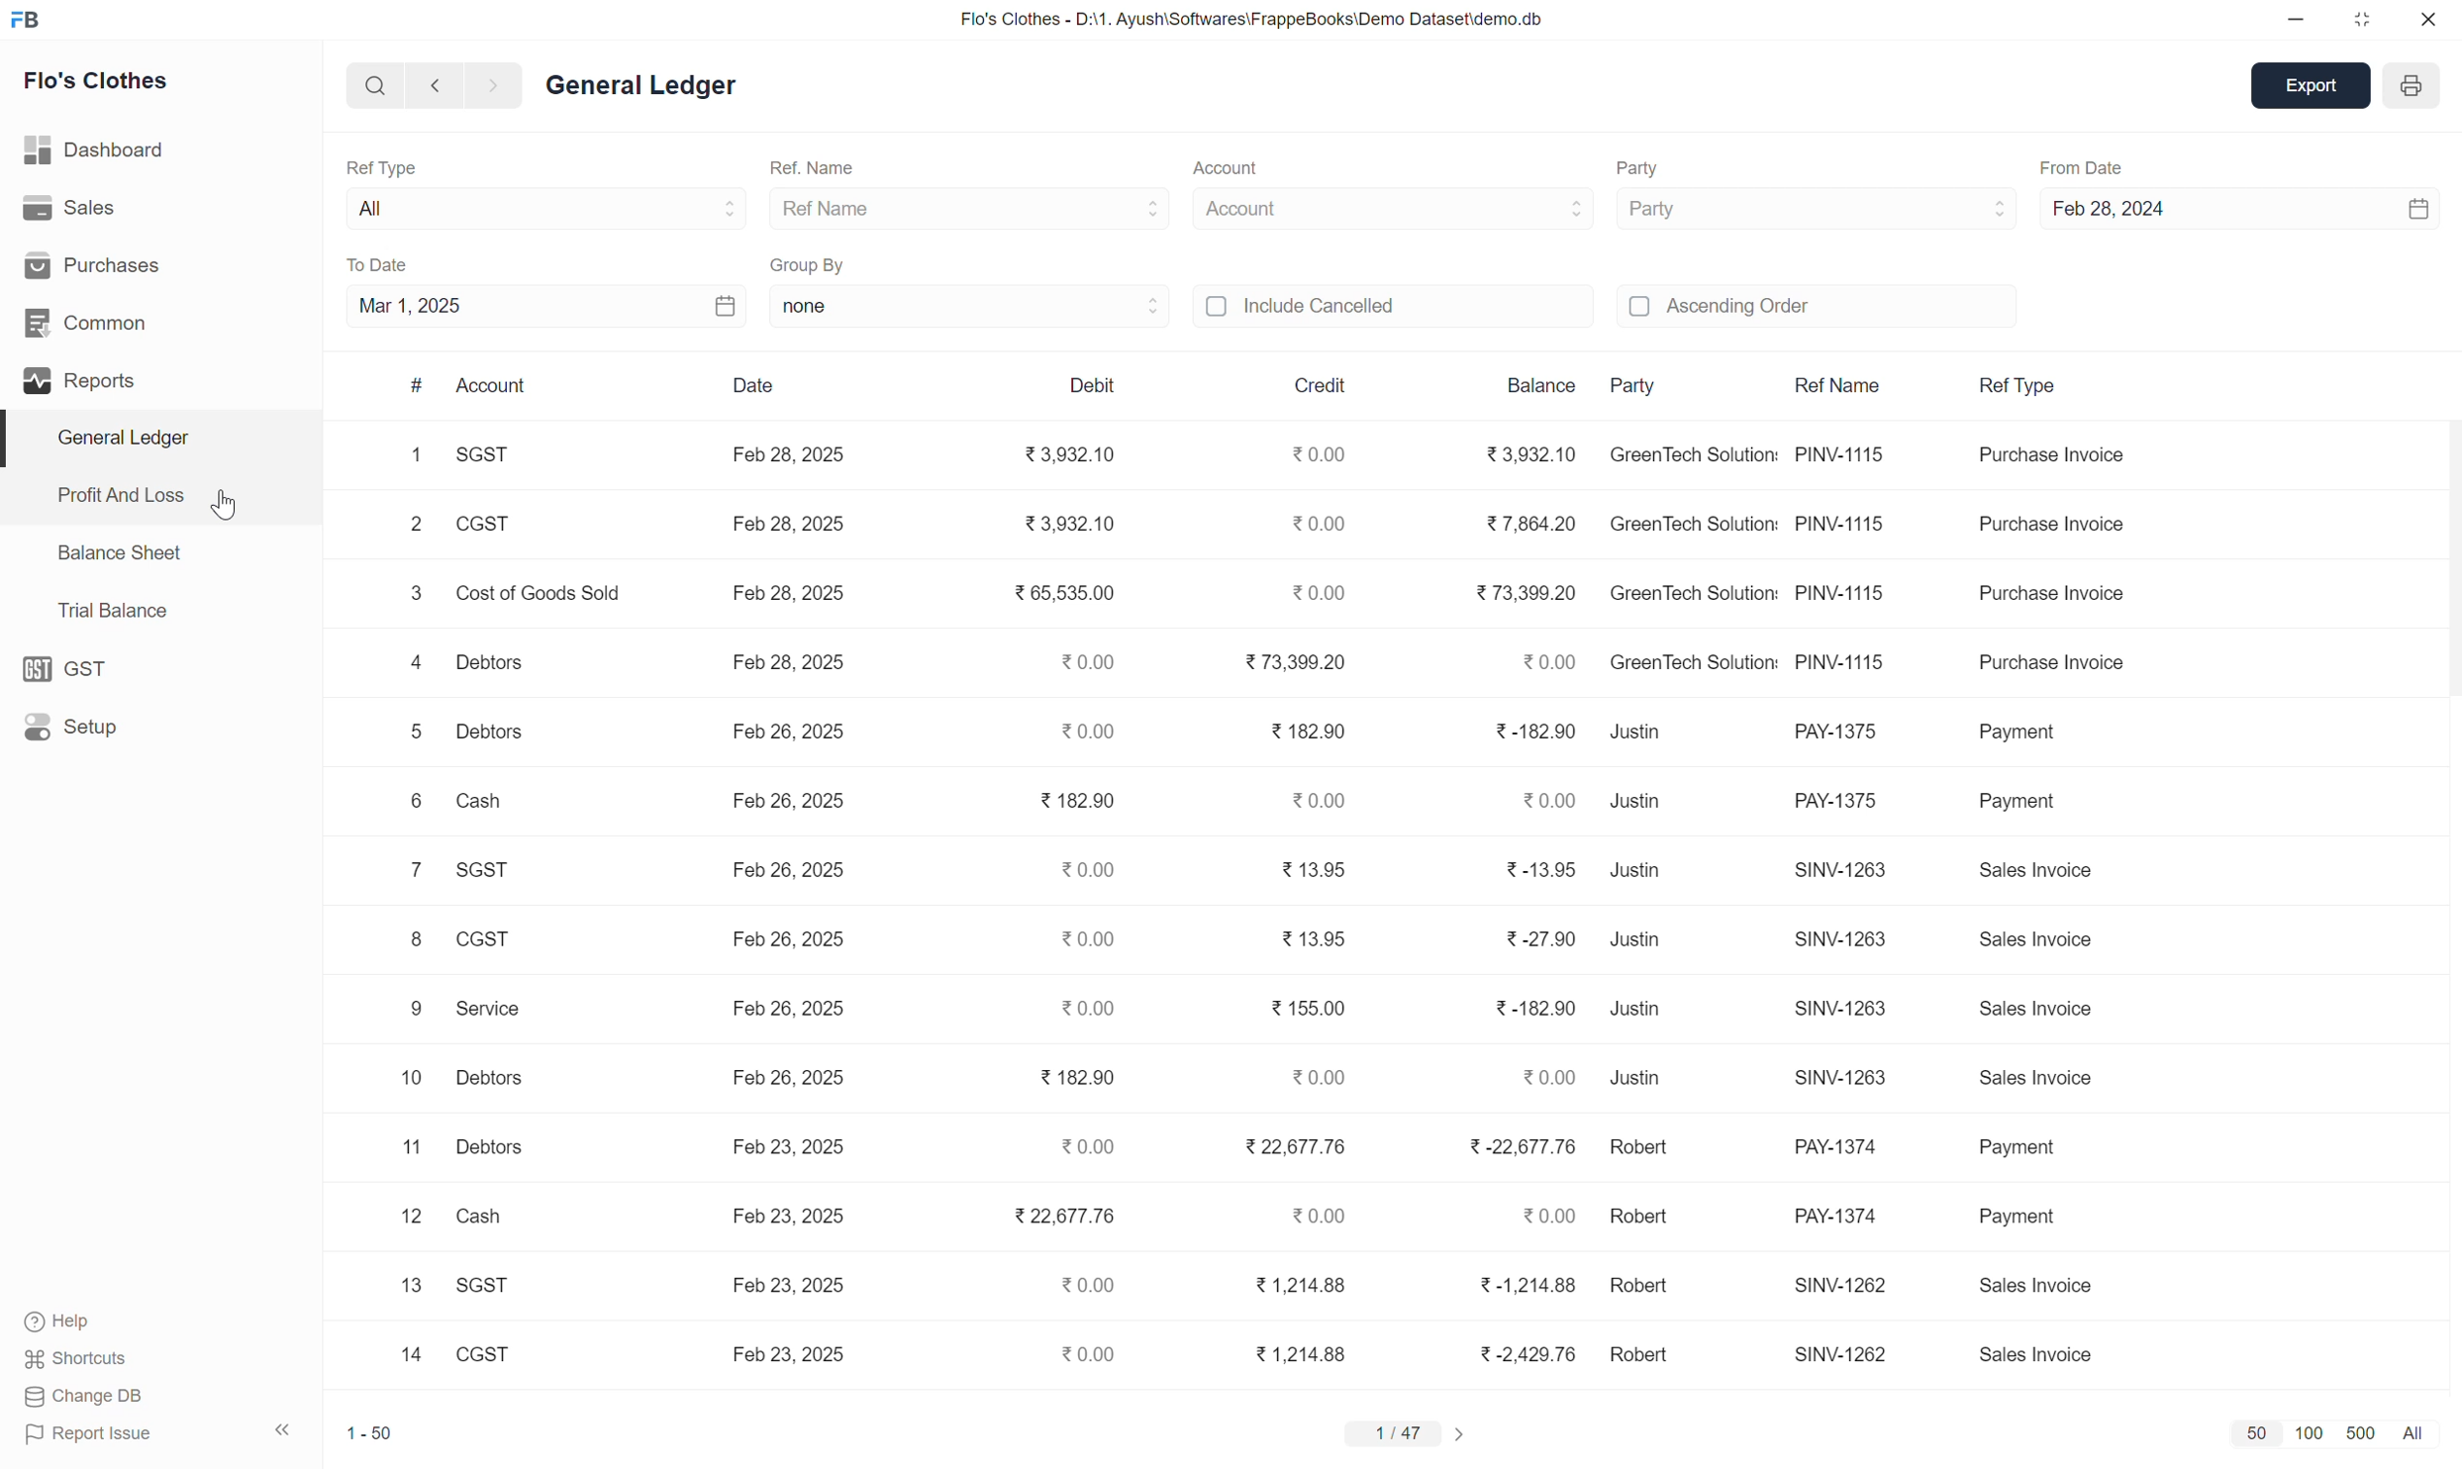  What do you see at coordinates (163, 1434) in the screenshot?
I see `Report Issue «` at bounding box center [163, 1434].